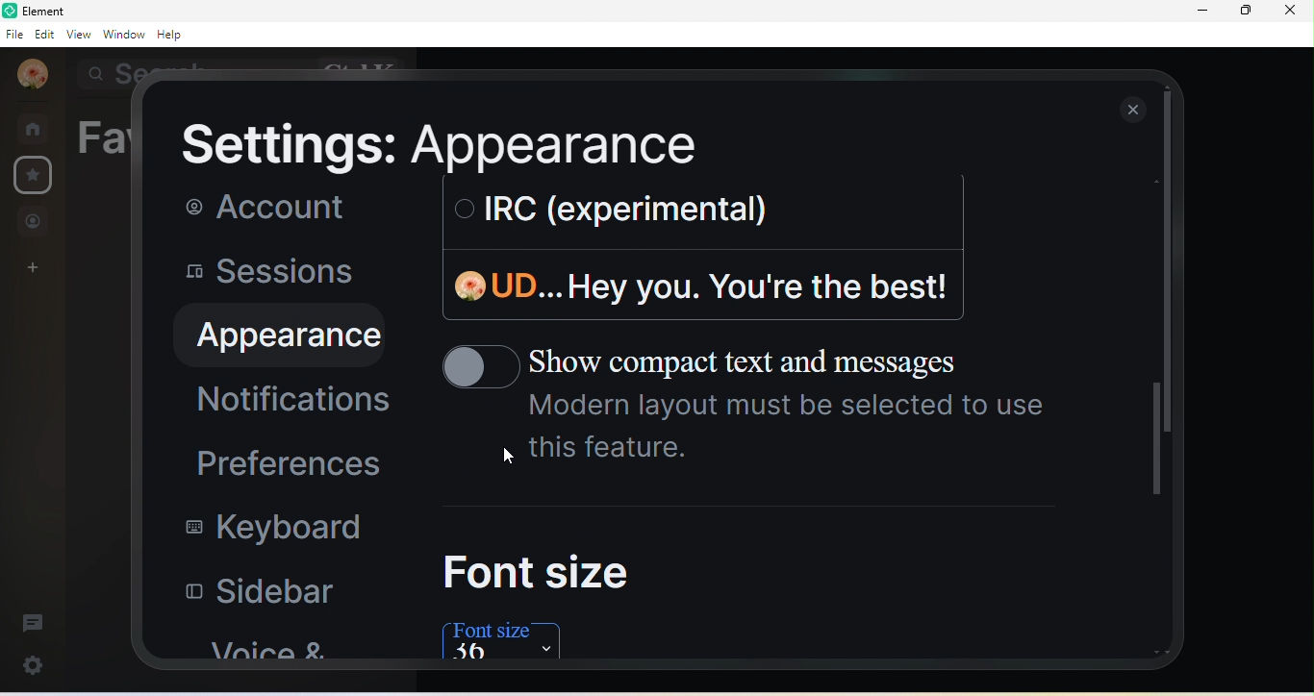  I want to click on notifications, so click(286, 400).